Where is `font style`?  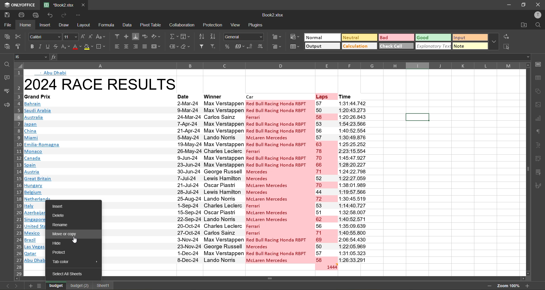 font style is located at coordinates (45, 37).